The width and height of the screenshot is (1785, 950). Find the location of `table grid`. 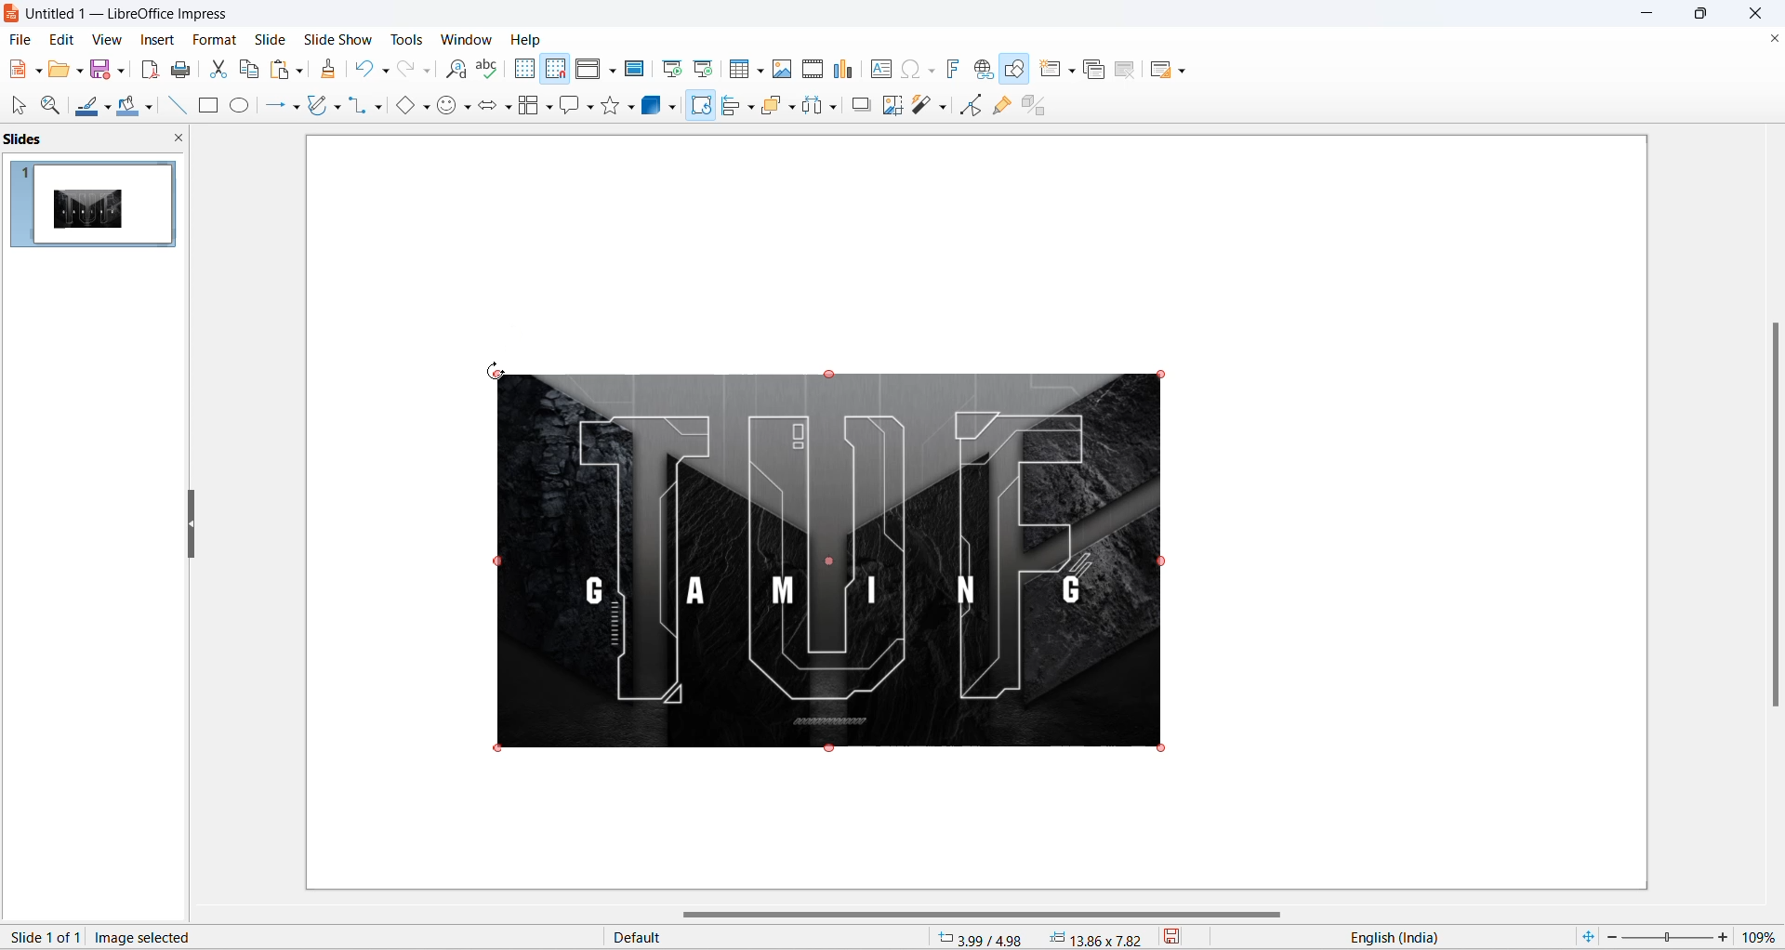

table grid is located at coordinates (761, 71).